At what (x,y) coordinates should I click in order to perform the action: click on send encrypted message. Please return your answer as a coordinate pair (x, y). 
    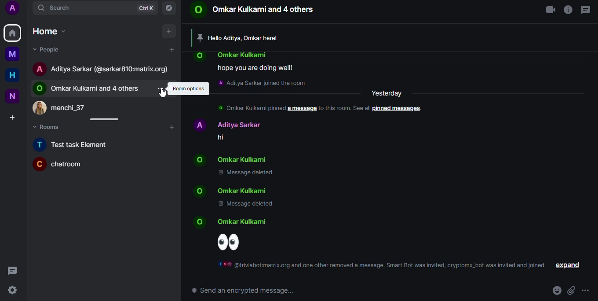
    Looking at the image, I should click on (238, 291).